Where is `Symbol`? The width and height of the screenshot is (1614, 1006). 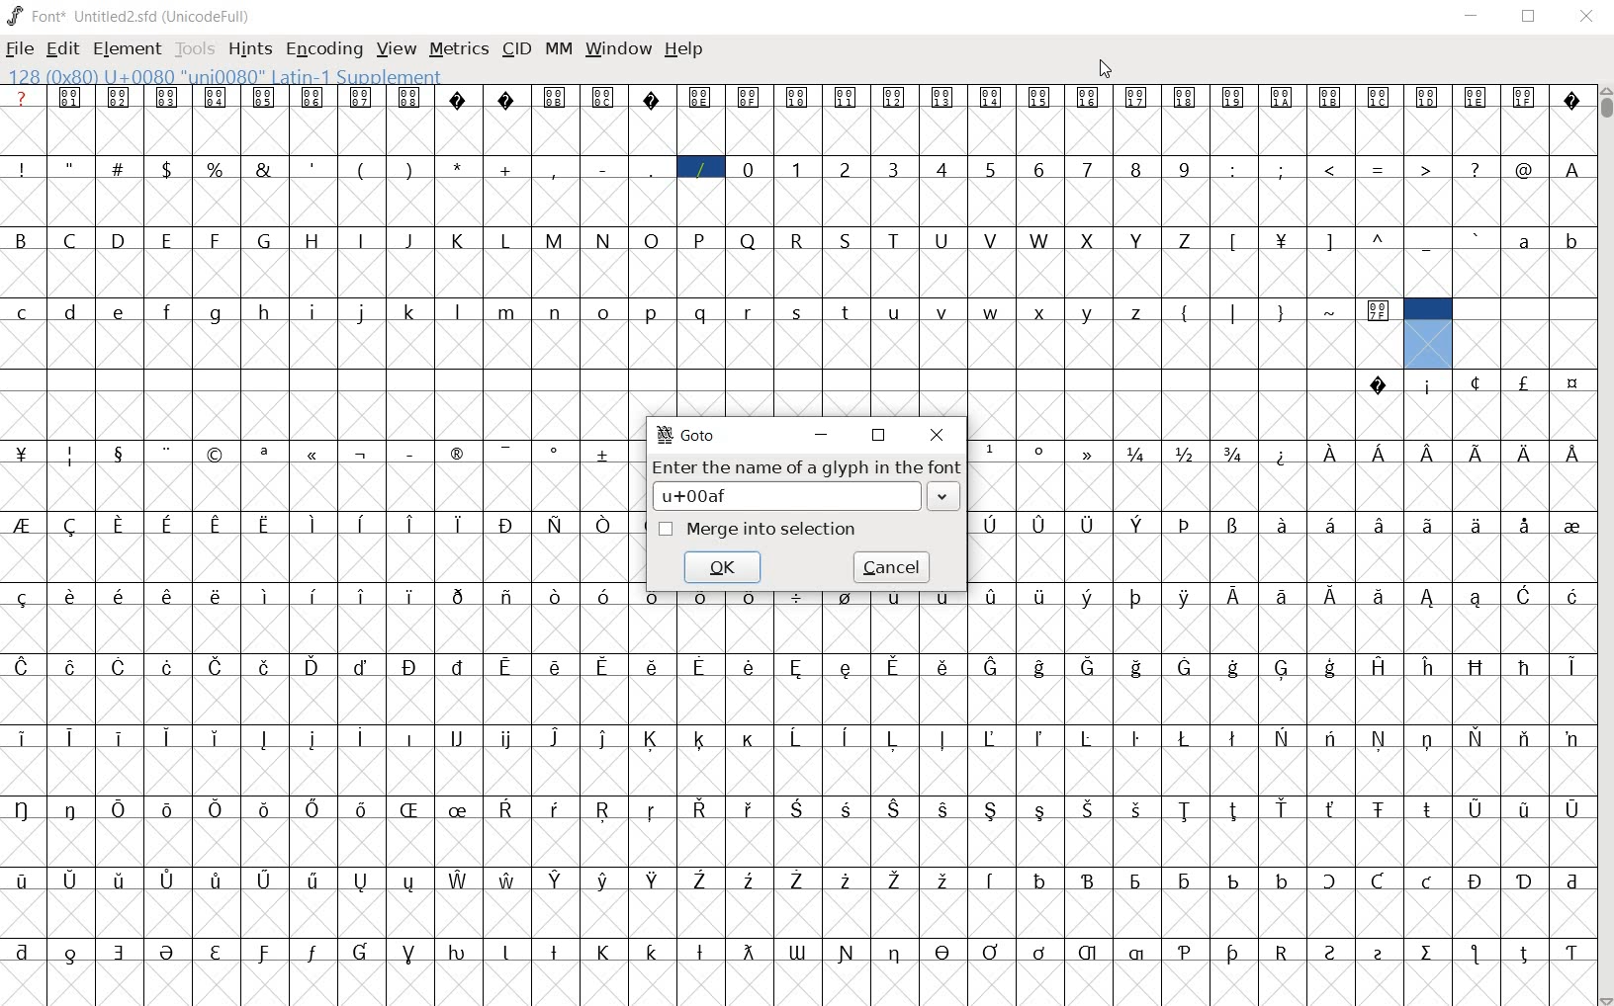 Symbol is located at coordinates (1087, 523).